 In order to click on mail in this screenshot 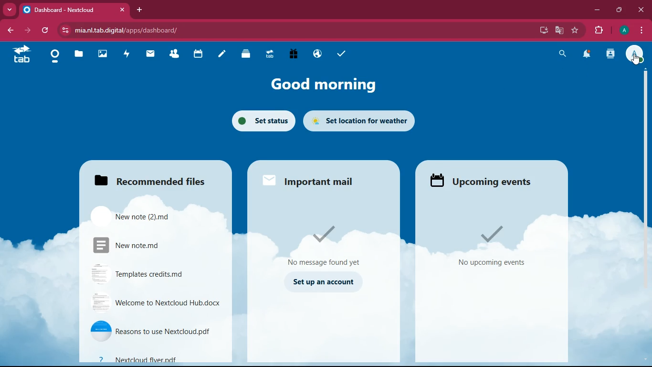, I will do `click(149, 55)`.